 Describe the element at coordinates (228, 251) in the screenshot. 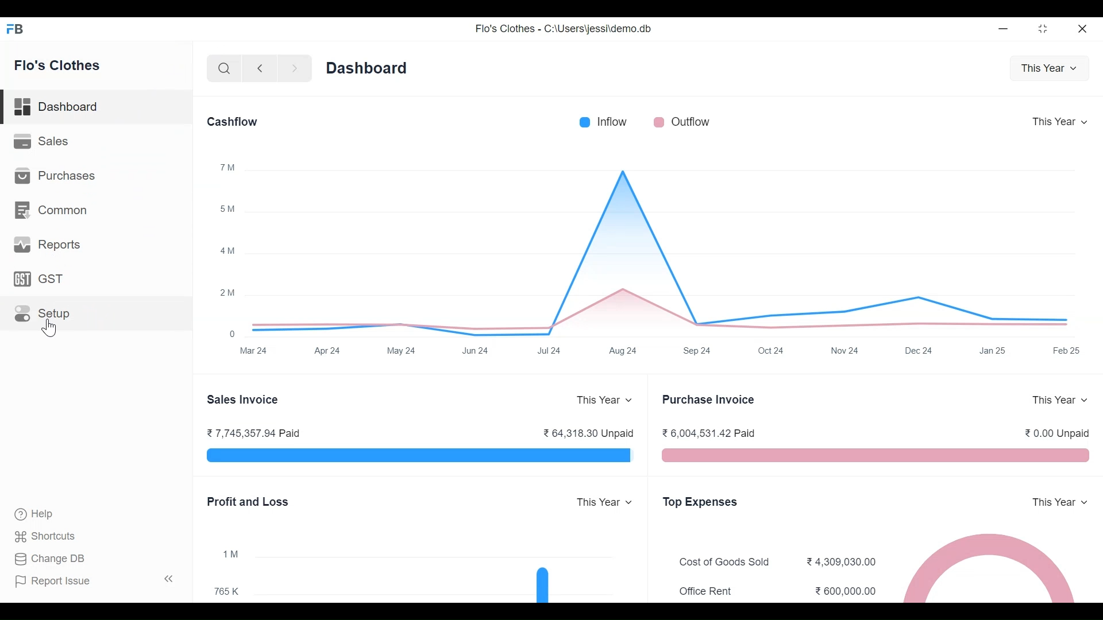

I see `4M` at that location.